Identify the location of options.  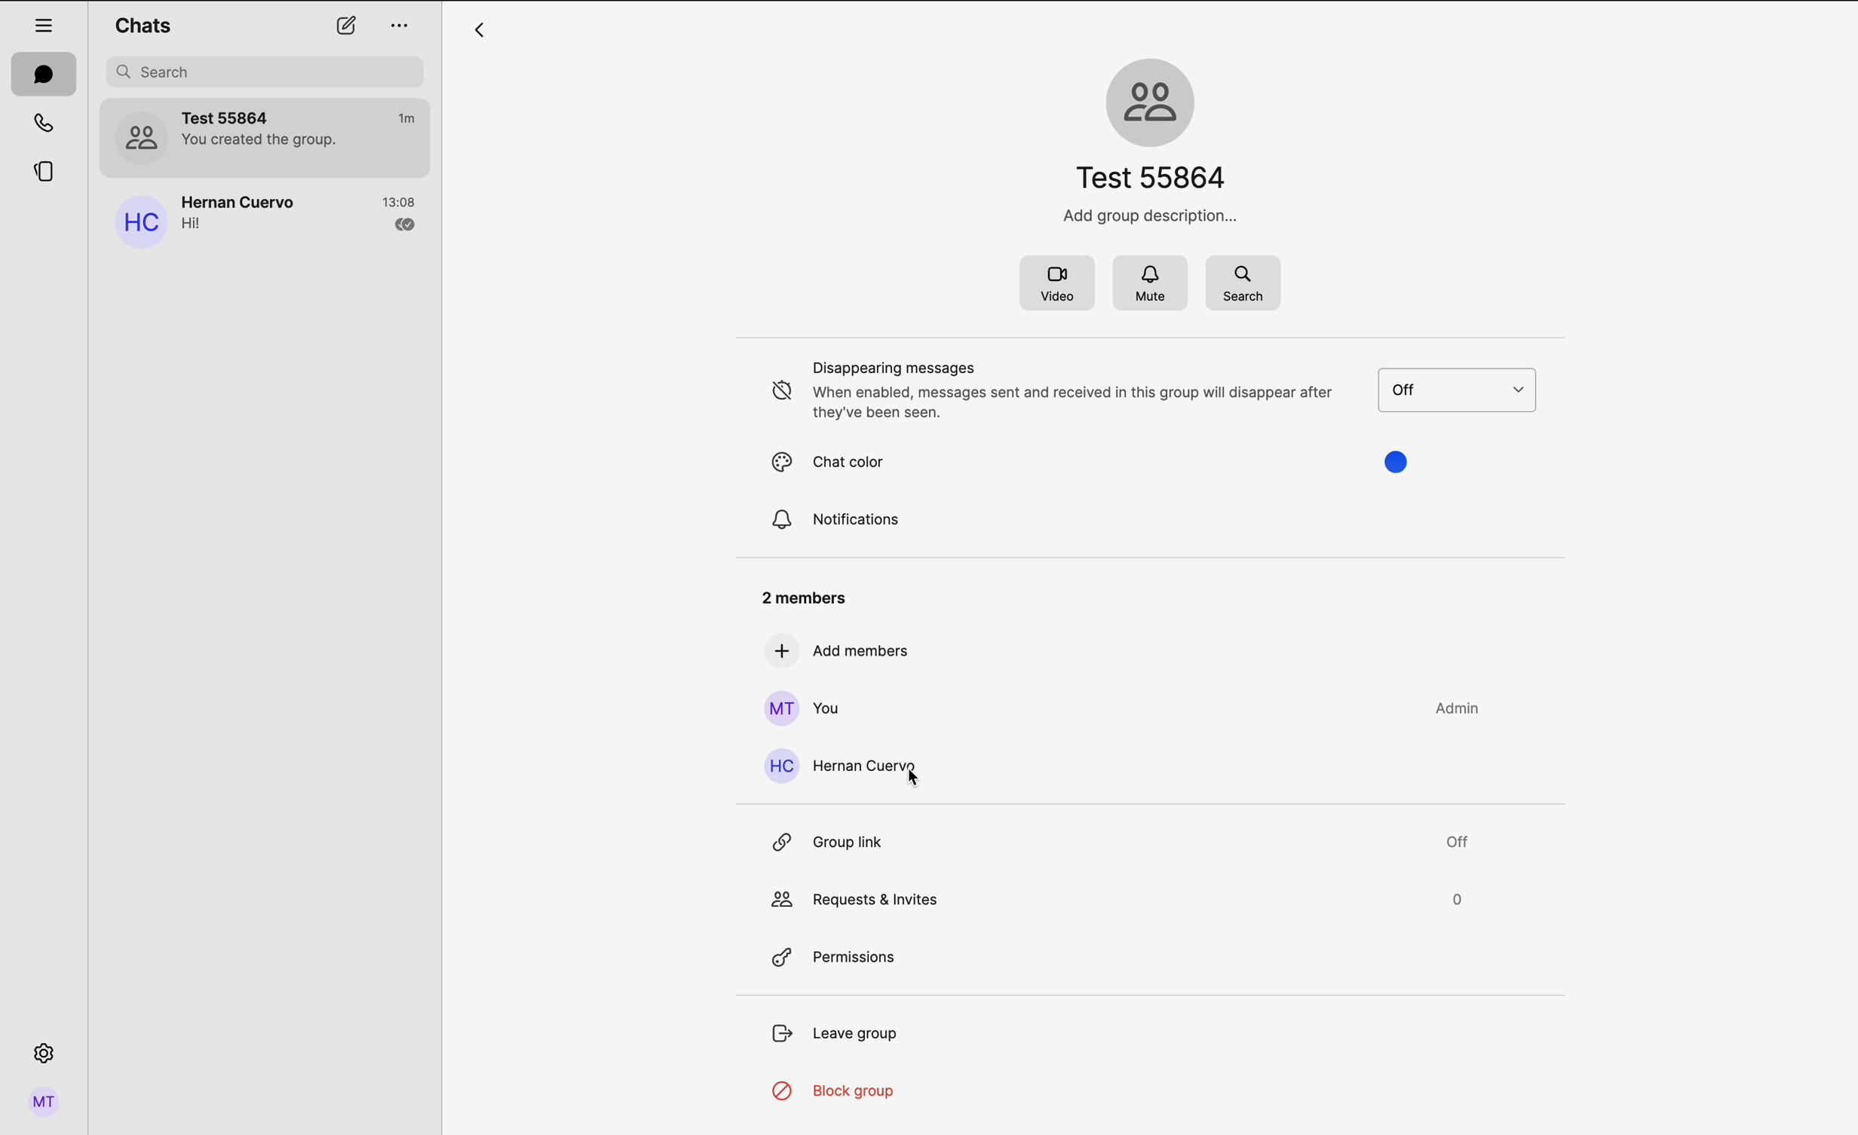
(400, 25).